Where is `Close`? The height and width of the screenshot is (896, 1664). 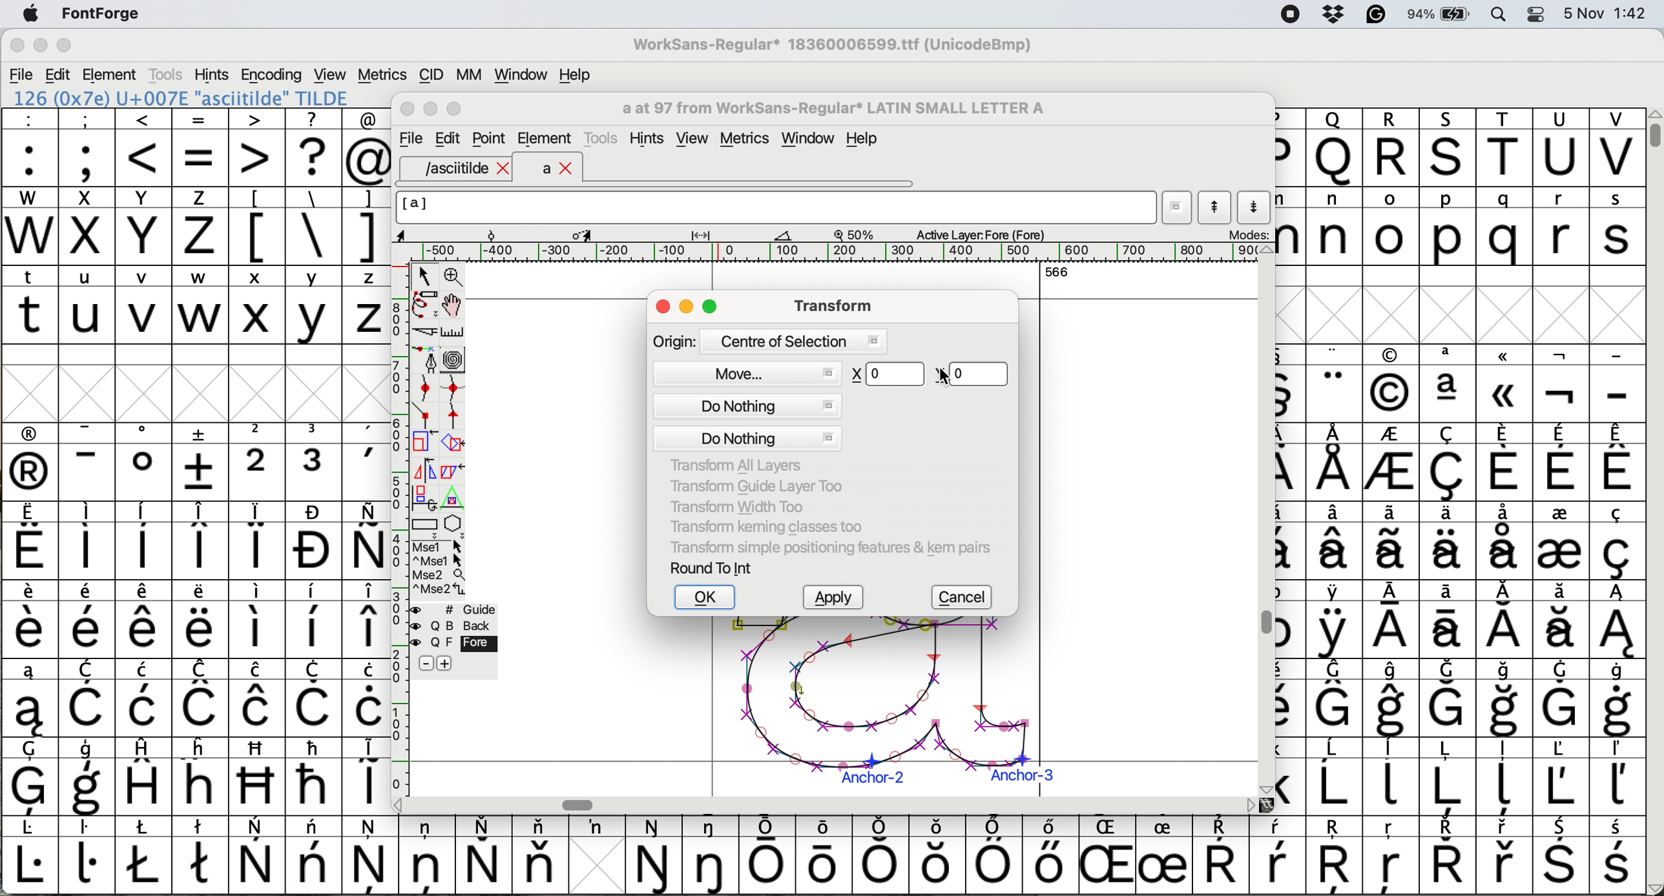 Close is located at coordinates (408, 110).